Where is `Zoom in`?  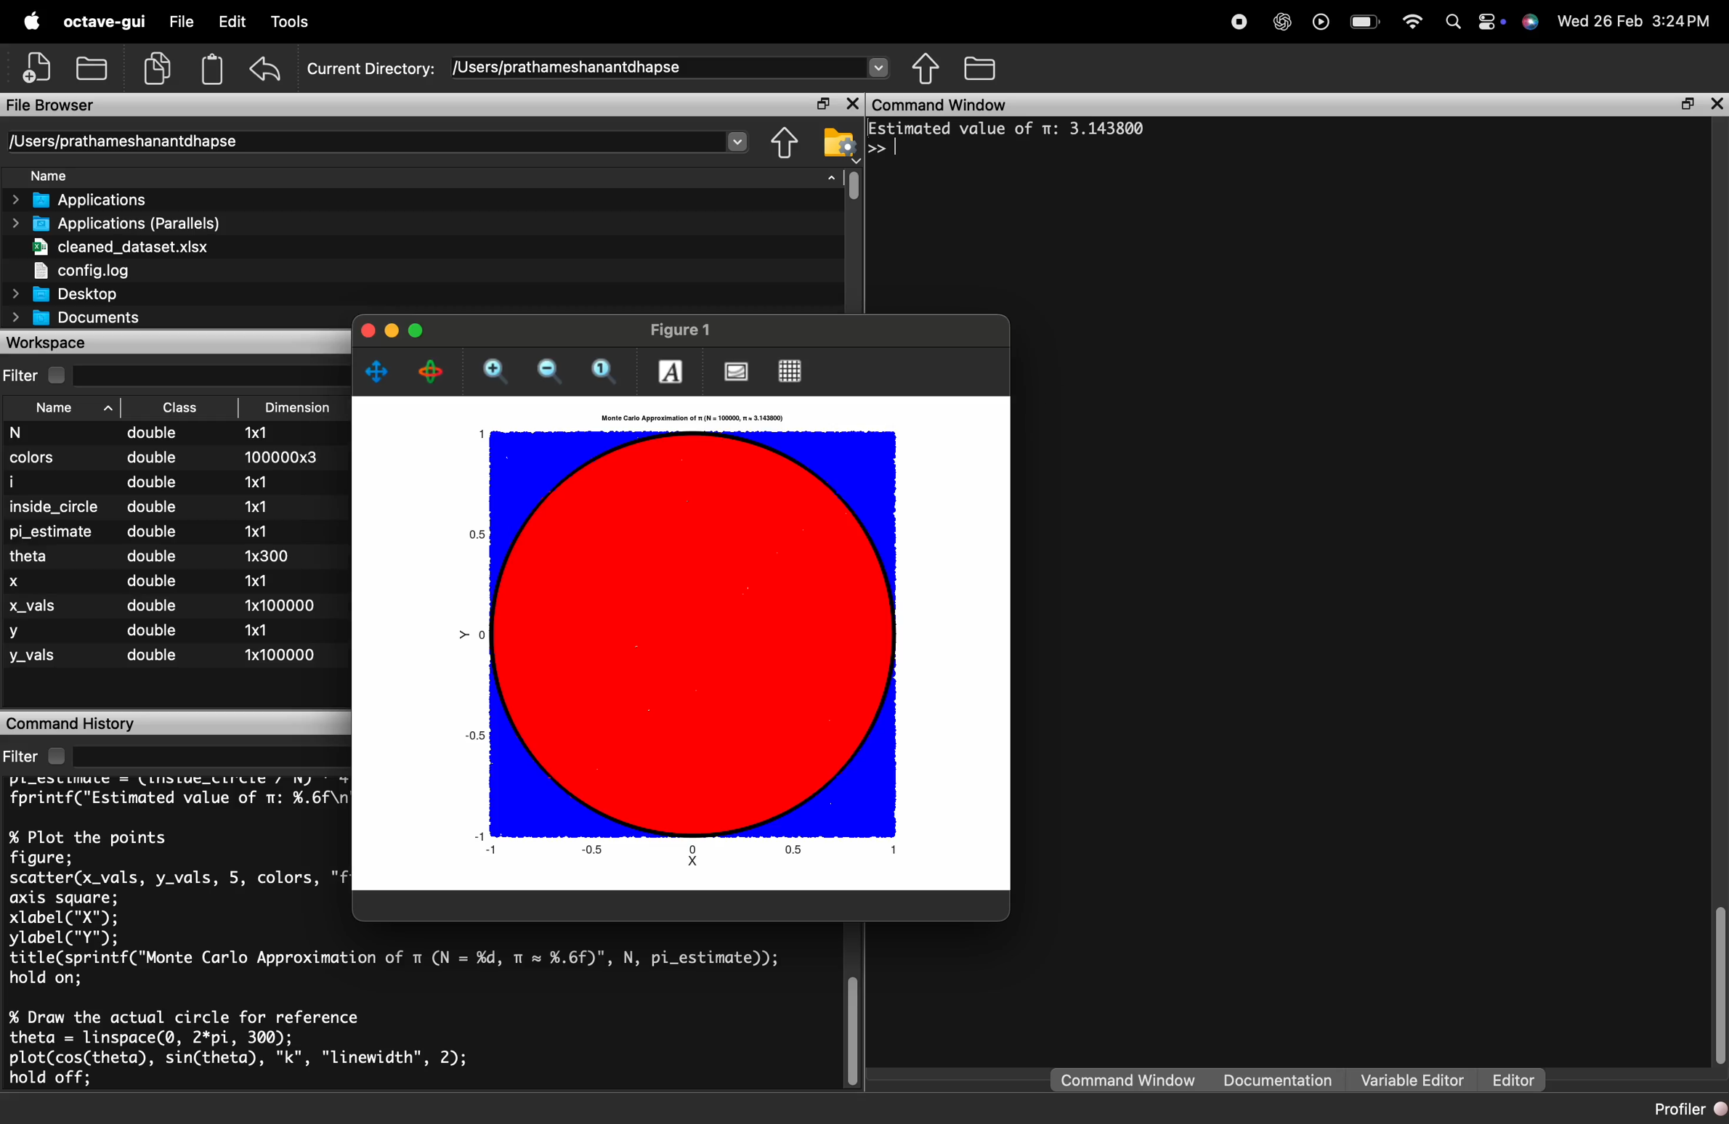 Zoom in is located at coordinates (494, 370).